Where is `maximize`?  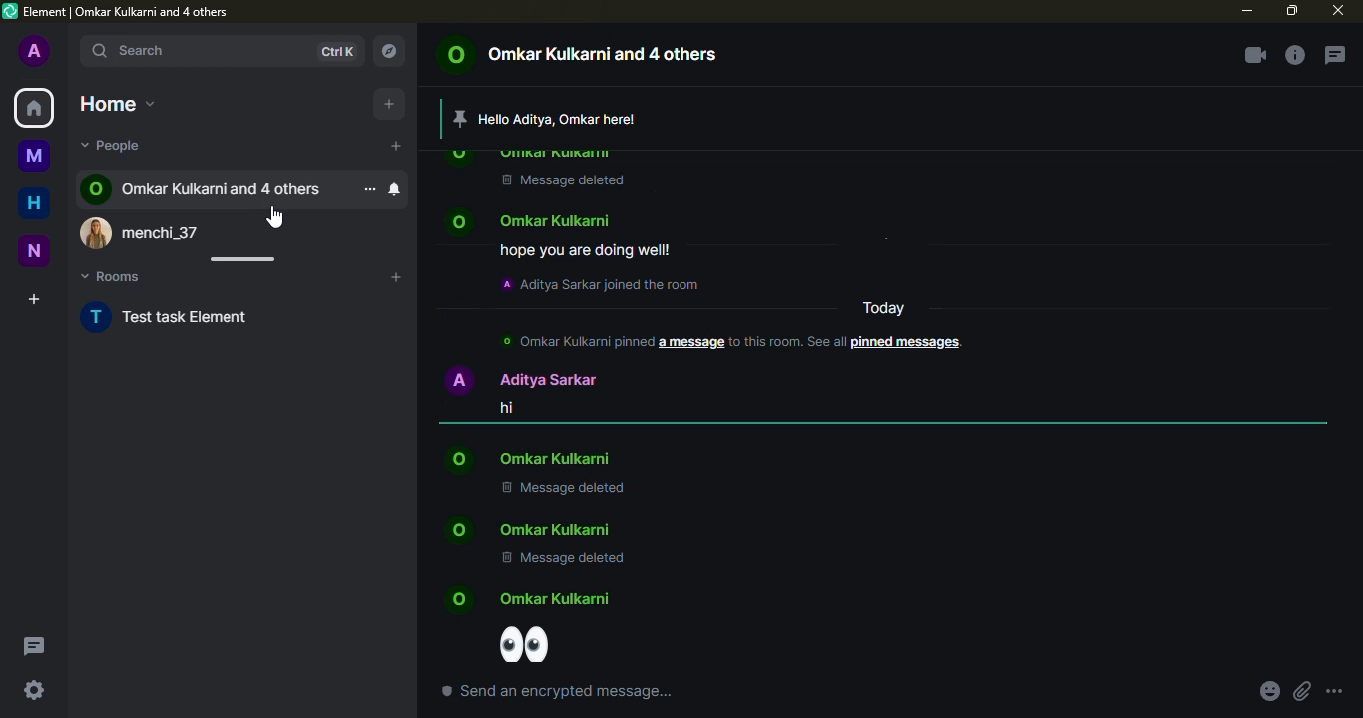
maximize is located at coordinates (1290, 11).